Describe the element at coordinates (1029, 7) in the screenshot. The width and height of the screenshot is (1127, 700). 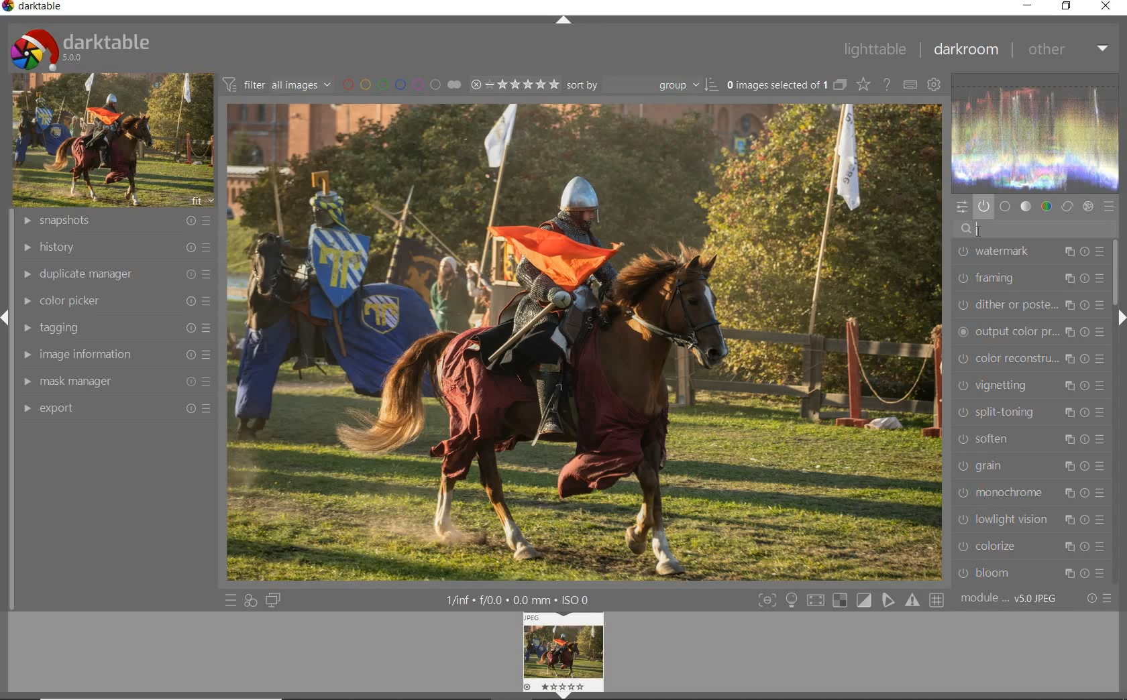
I see `minimize` at that location.